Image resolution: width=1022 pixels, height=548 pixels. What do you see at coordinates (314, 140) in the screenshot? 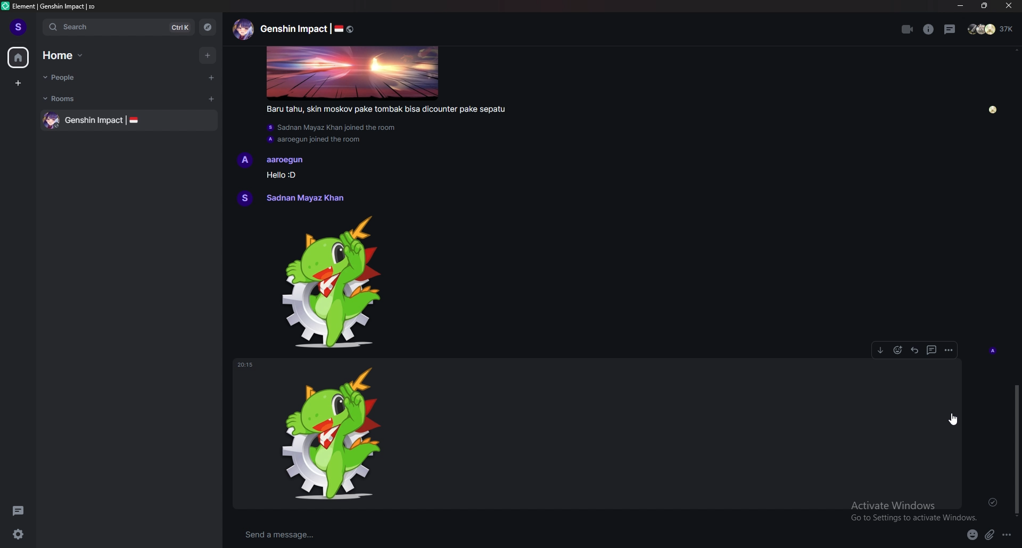
I see `aaroegun joined the room` at bounding box center [314, 140].